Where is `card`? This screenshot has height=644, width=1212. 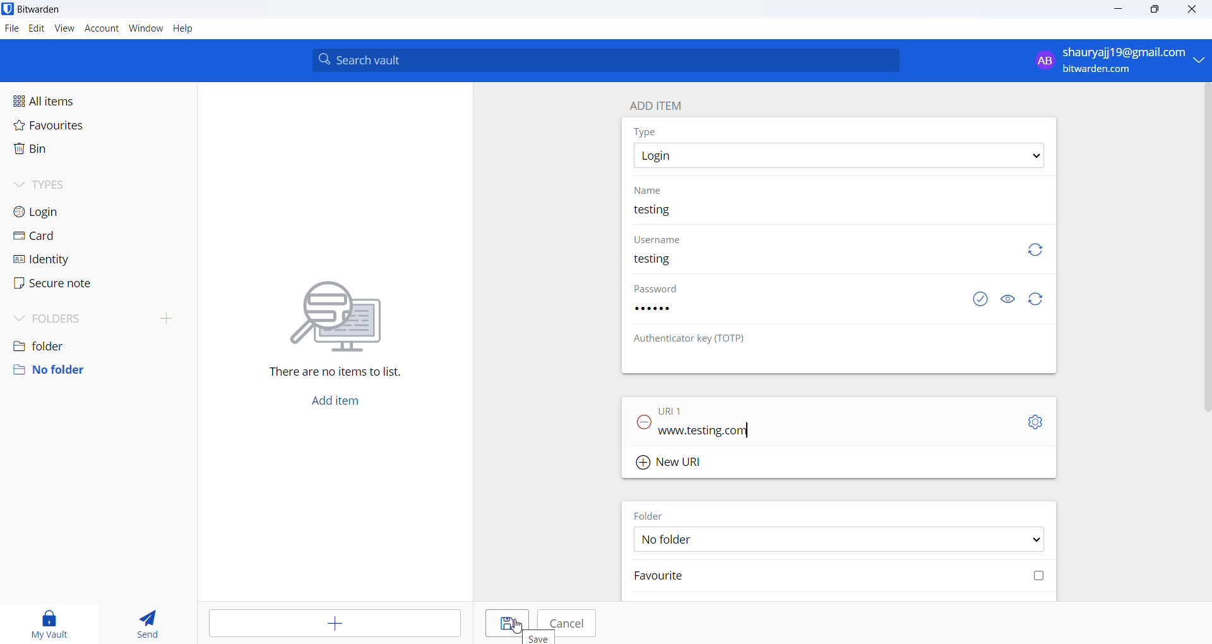
card is located at coordinates (66, 236).